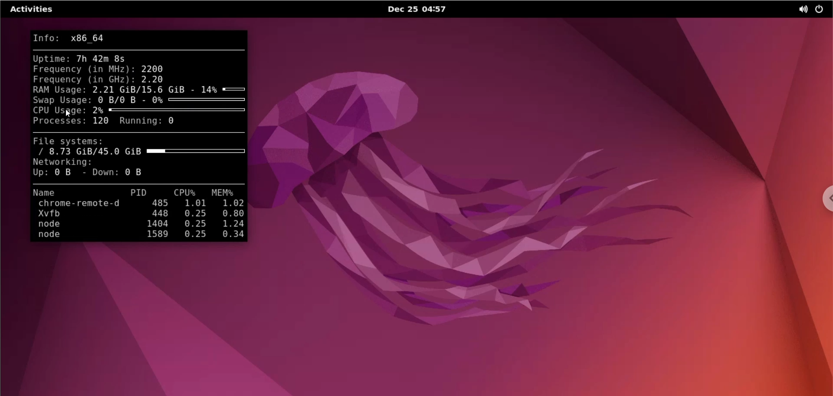 This screenshot has height=396, width=833. What do you see at coordinates (195, 221) in the screenshot?
I see `CPU usage by processes` at bounding box center [195, 221].